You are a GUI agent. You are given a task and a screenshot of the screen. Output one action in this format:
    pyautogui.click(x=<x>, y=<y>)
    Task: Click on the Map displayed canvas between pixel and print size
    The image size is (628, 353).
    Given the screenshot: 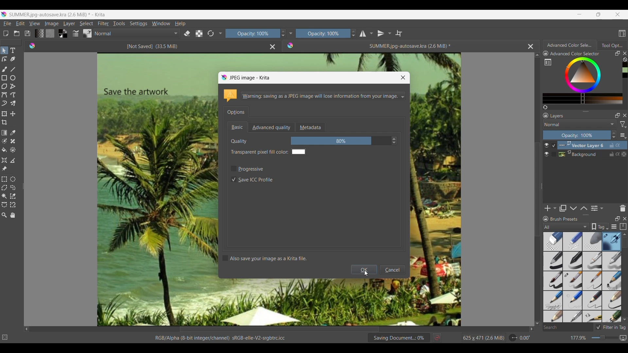 What is the action you would take?
    pyautogui.click(x=623, y=338)
    